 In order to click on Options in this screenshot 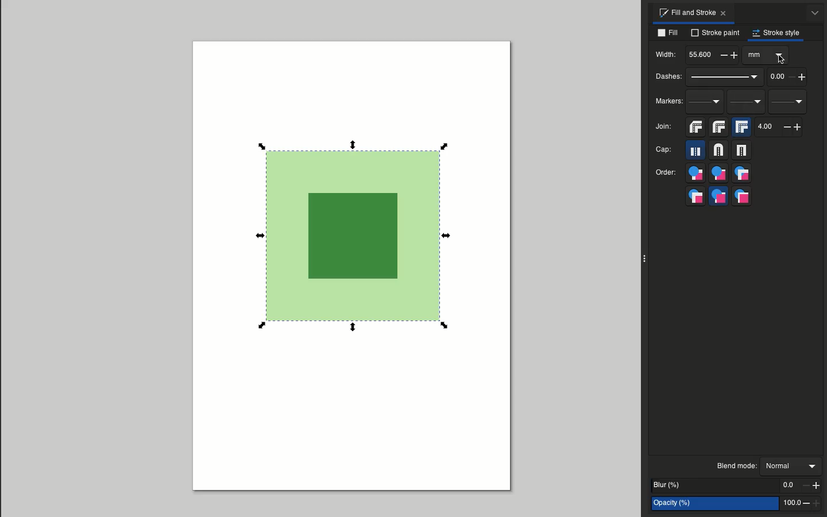, I will do `click(813, 13)`.